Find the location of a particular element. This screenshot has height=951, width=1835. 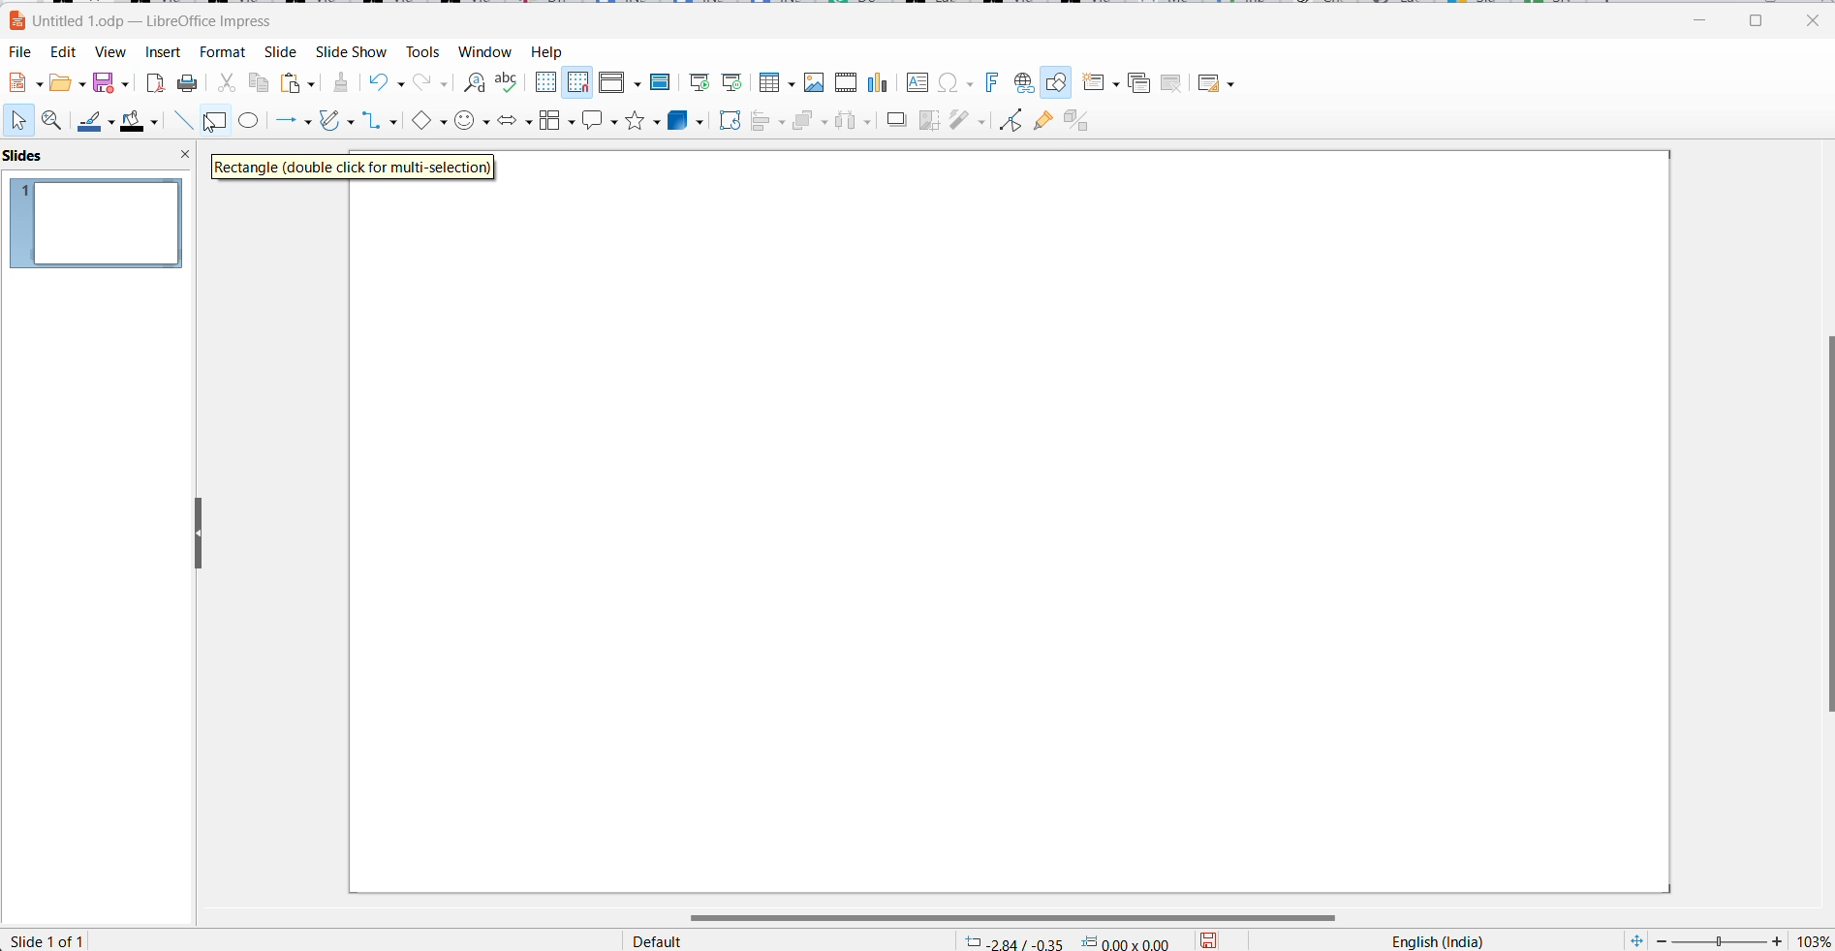

new file is located at coordinates (23, 83).